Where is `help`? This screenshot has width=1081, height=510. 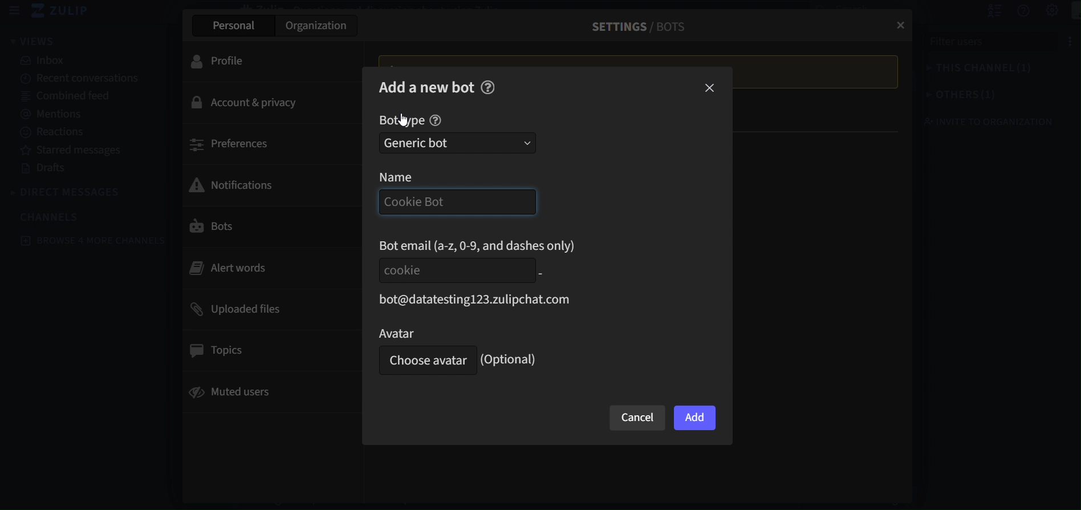 help is located at coordinates (488, 87).